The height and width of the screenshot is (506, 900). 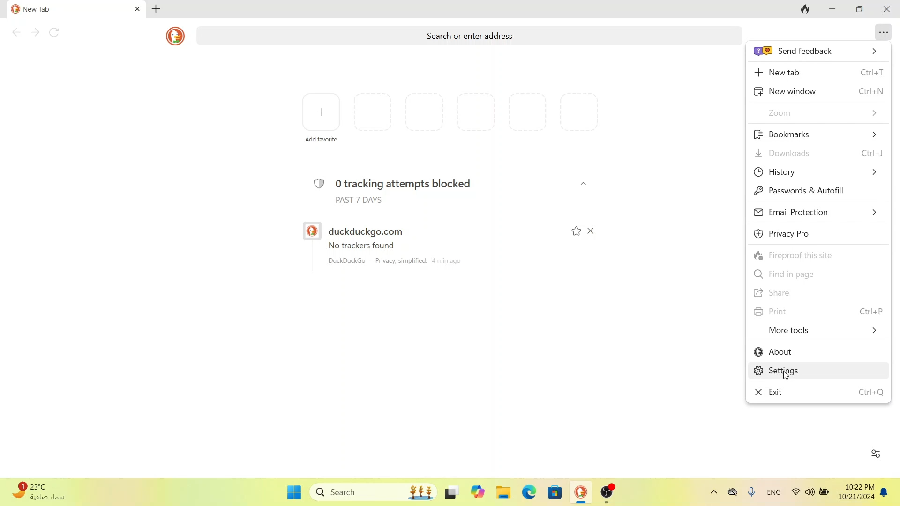 I want to click on time and date, so click(x=855, y=494).